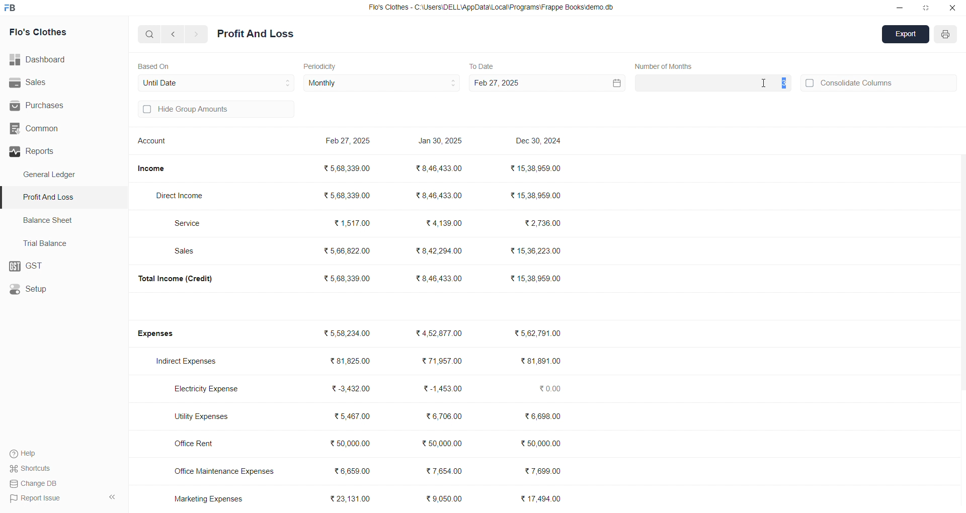 This screenshot has height=513, width=966. I want to click on ₹15,38,959.00, so click(539, 196).